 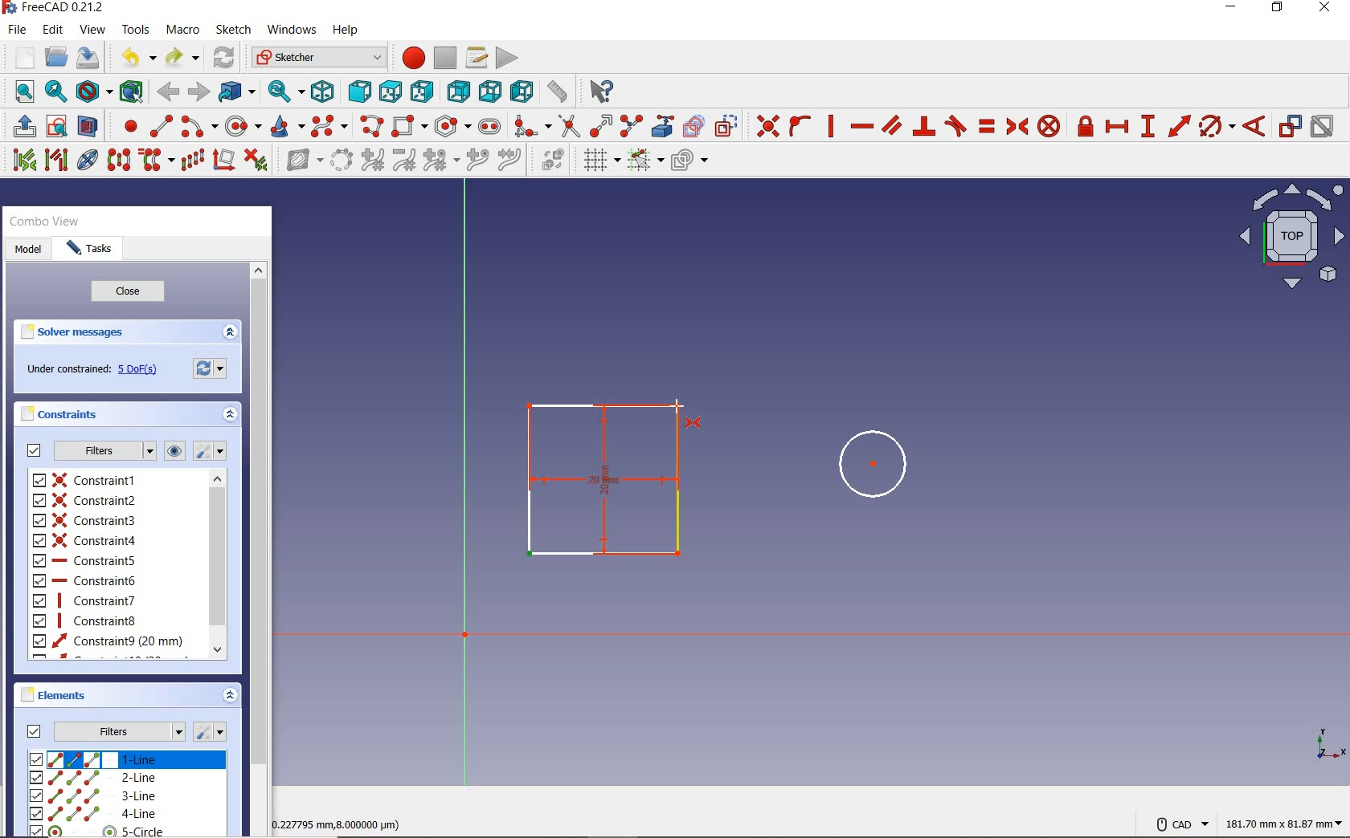 I want to click on constrain angle, so click(x=1256, y=126).